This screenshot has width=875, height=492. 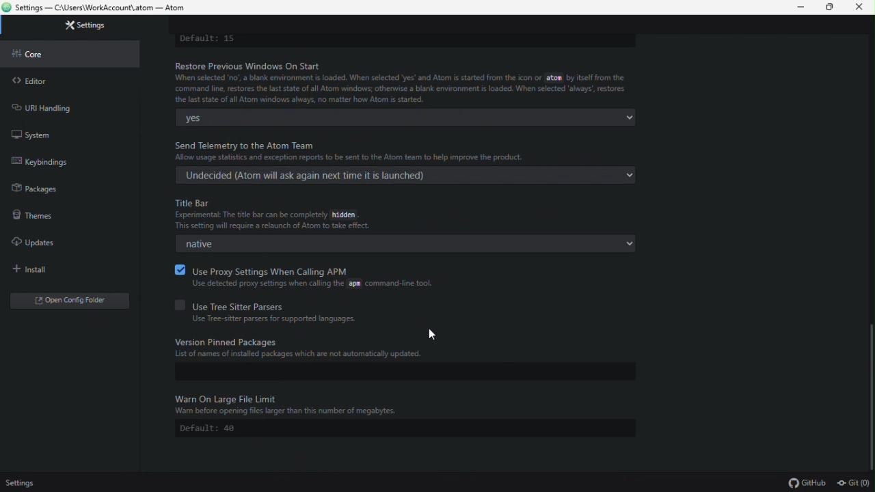 I want to click on packages, so click(x=36, y=189).